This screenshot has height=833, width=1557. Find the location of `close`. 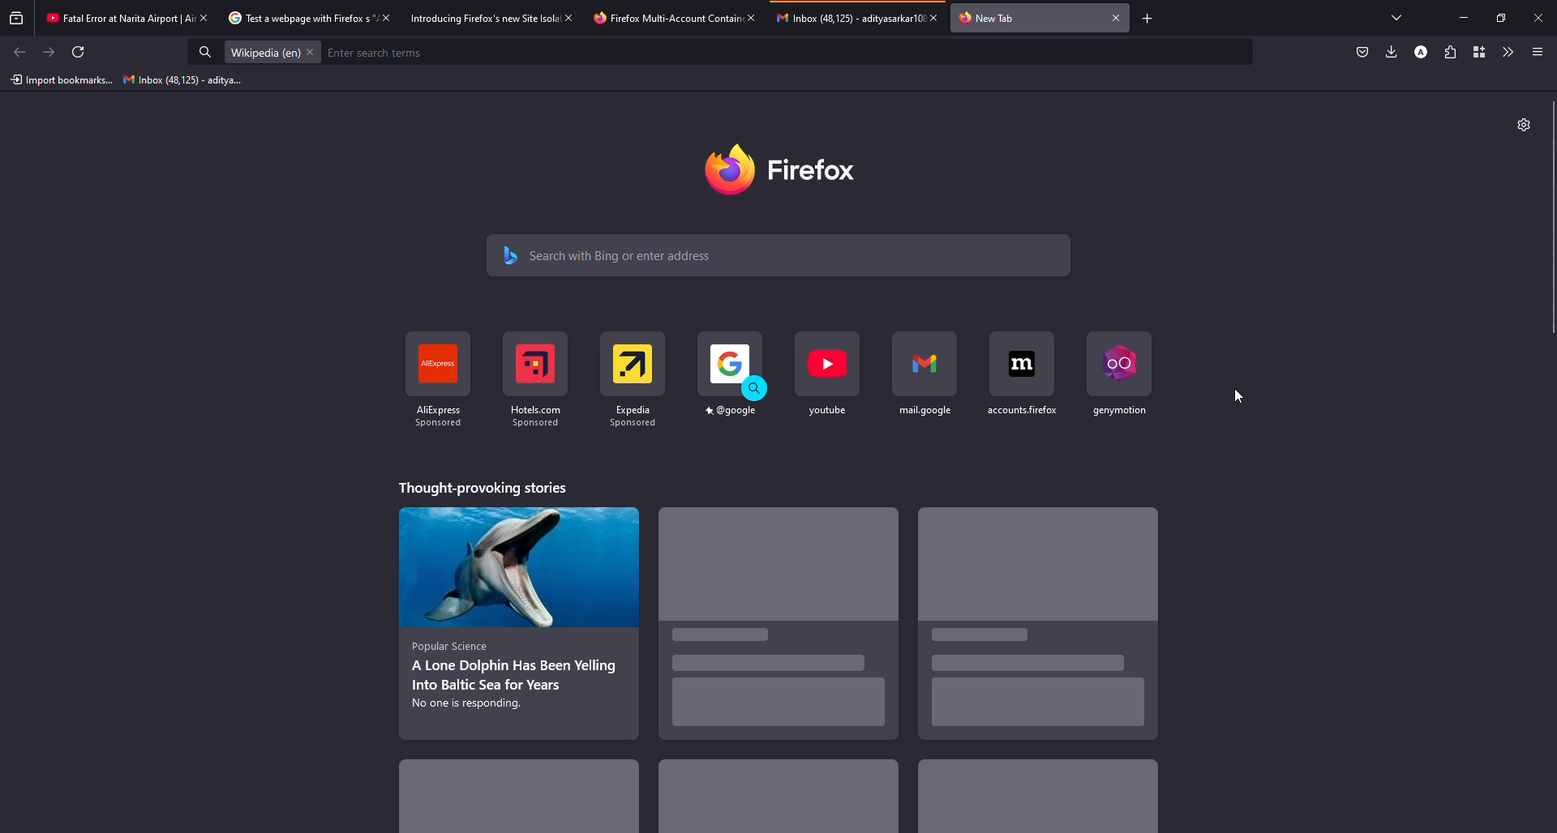

close is located at coordinates (568, 17).